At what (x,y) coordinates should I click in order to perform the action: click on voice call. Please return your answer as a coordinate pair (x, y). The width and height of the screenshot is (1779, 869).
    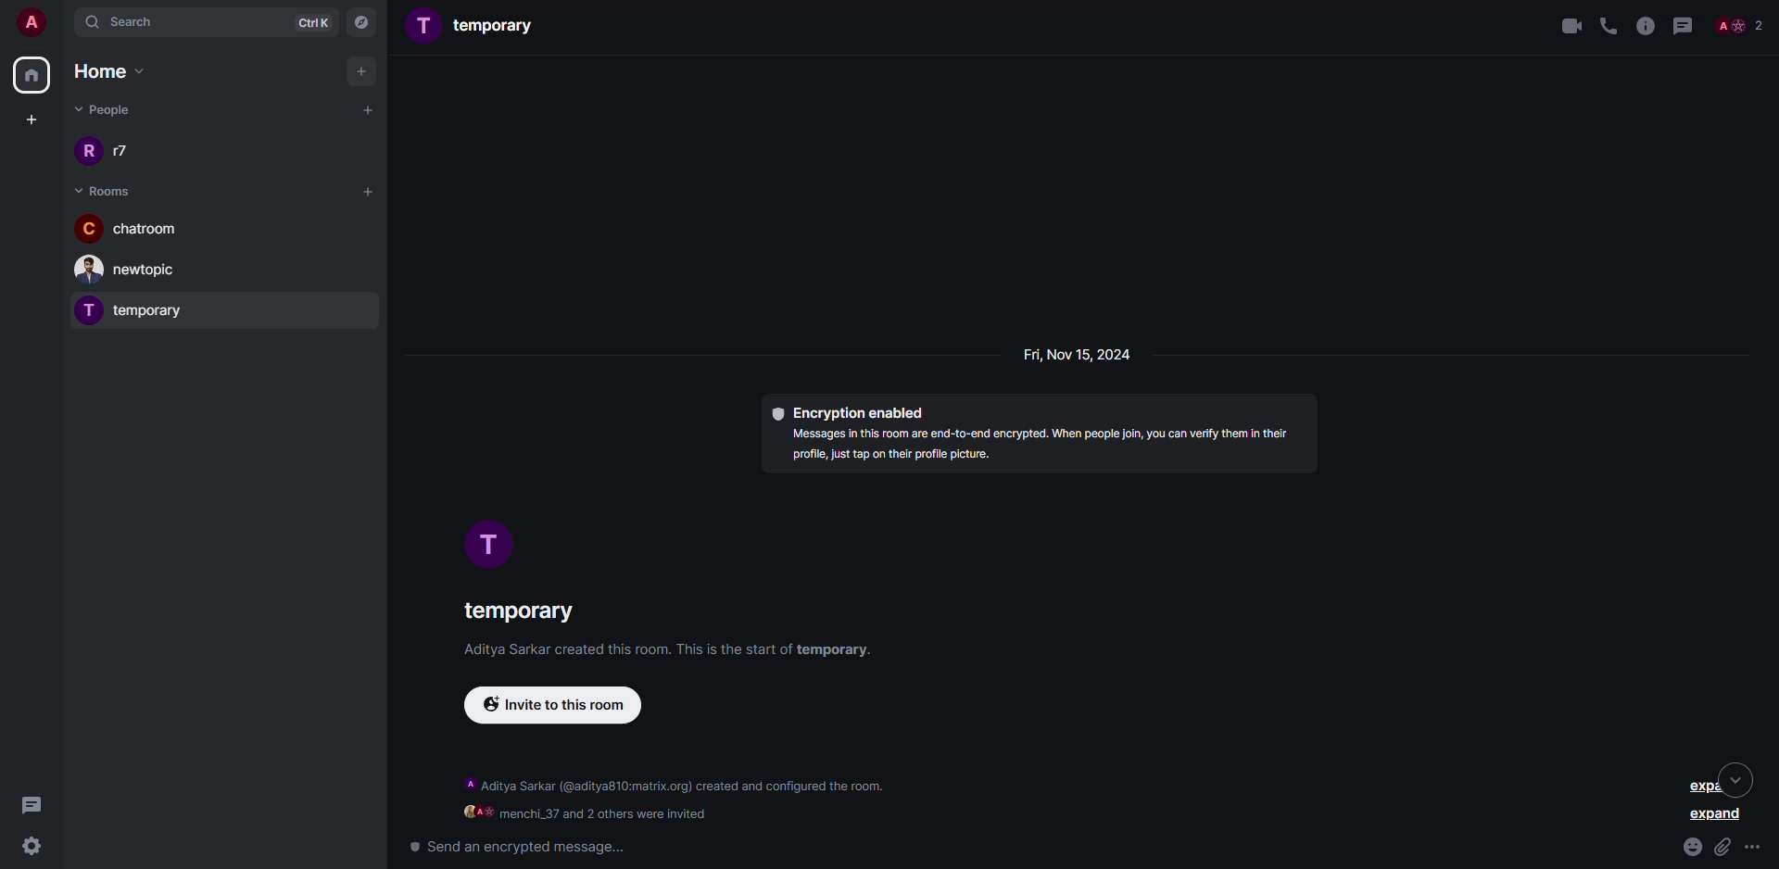
    Looking at the image, I should click on (1607, 25).